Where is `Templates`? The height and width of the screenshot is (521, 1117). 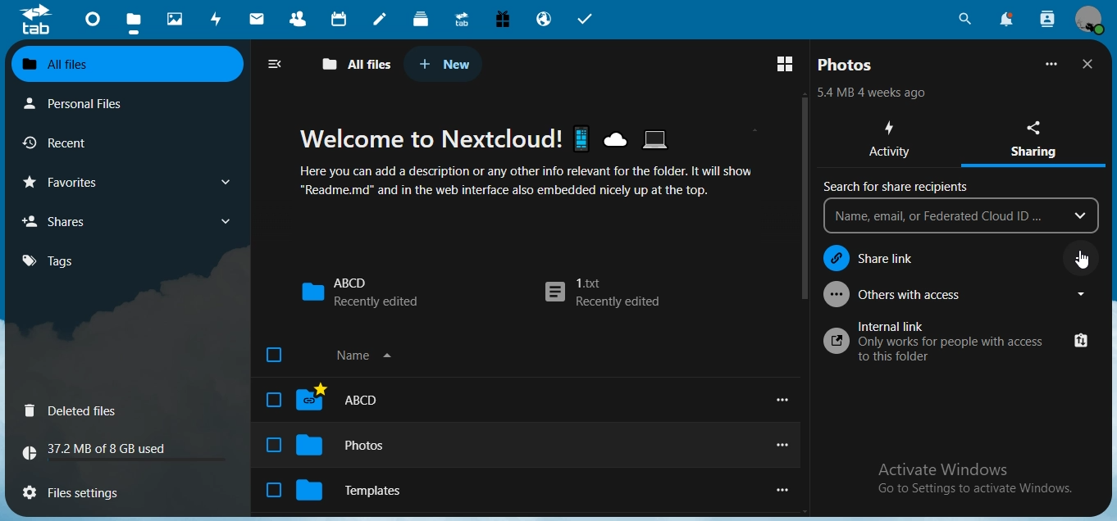
Templates is located at coordinates (357, 490).